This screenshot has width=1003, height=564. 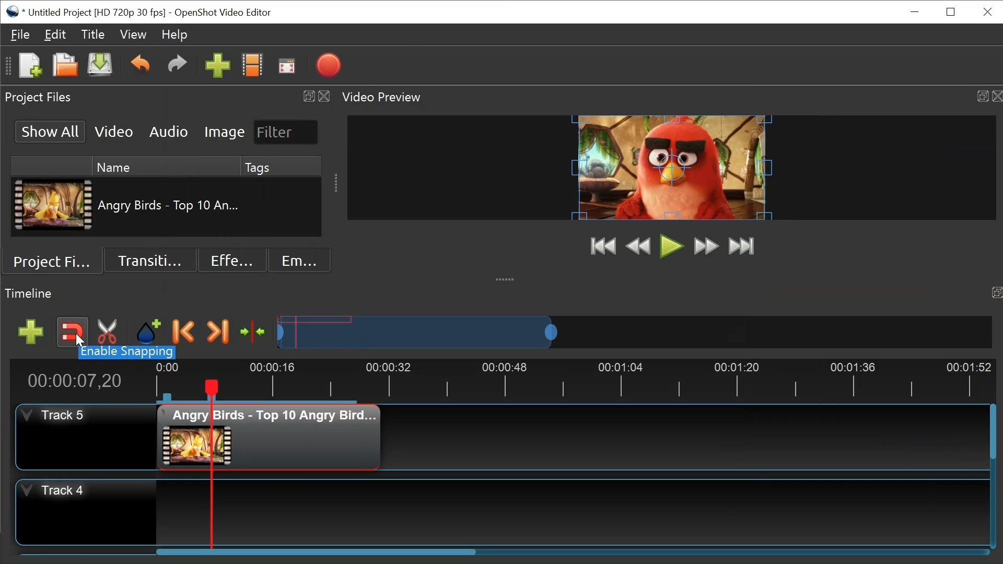 What do you see at coordinates (281, 166) in the screenshot?
I see `Tags` at bounding box center [281, 166].